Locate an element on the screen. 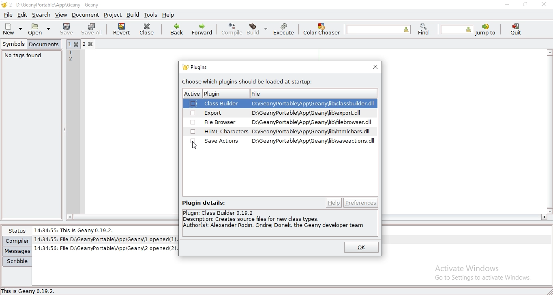 The image size is (553, 295). color chooser is located at coordinates (322, 29).